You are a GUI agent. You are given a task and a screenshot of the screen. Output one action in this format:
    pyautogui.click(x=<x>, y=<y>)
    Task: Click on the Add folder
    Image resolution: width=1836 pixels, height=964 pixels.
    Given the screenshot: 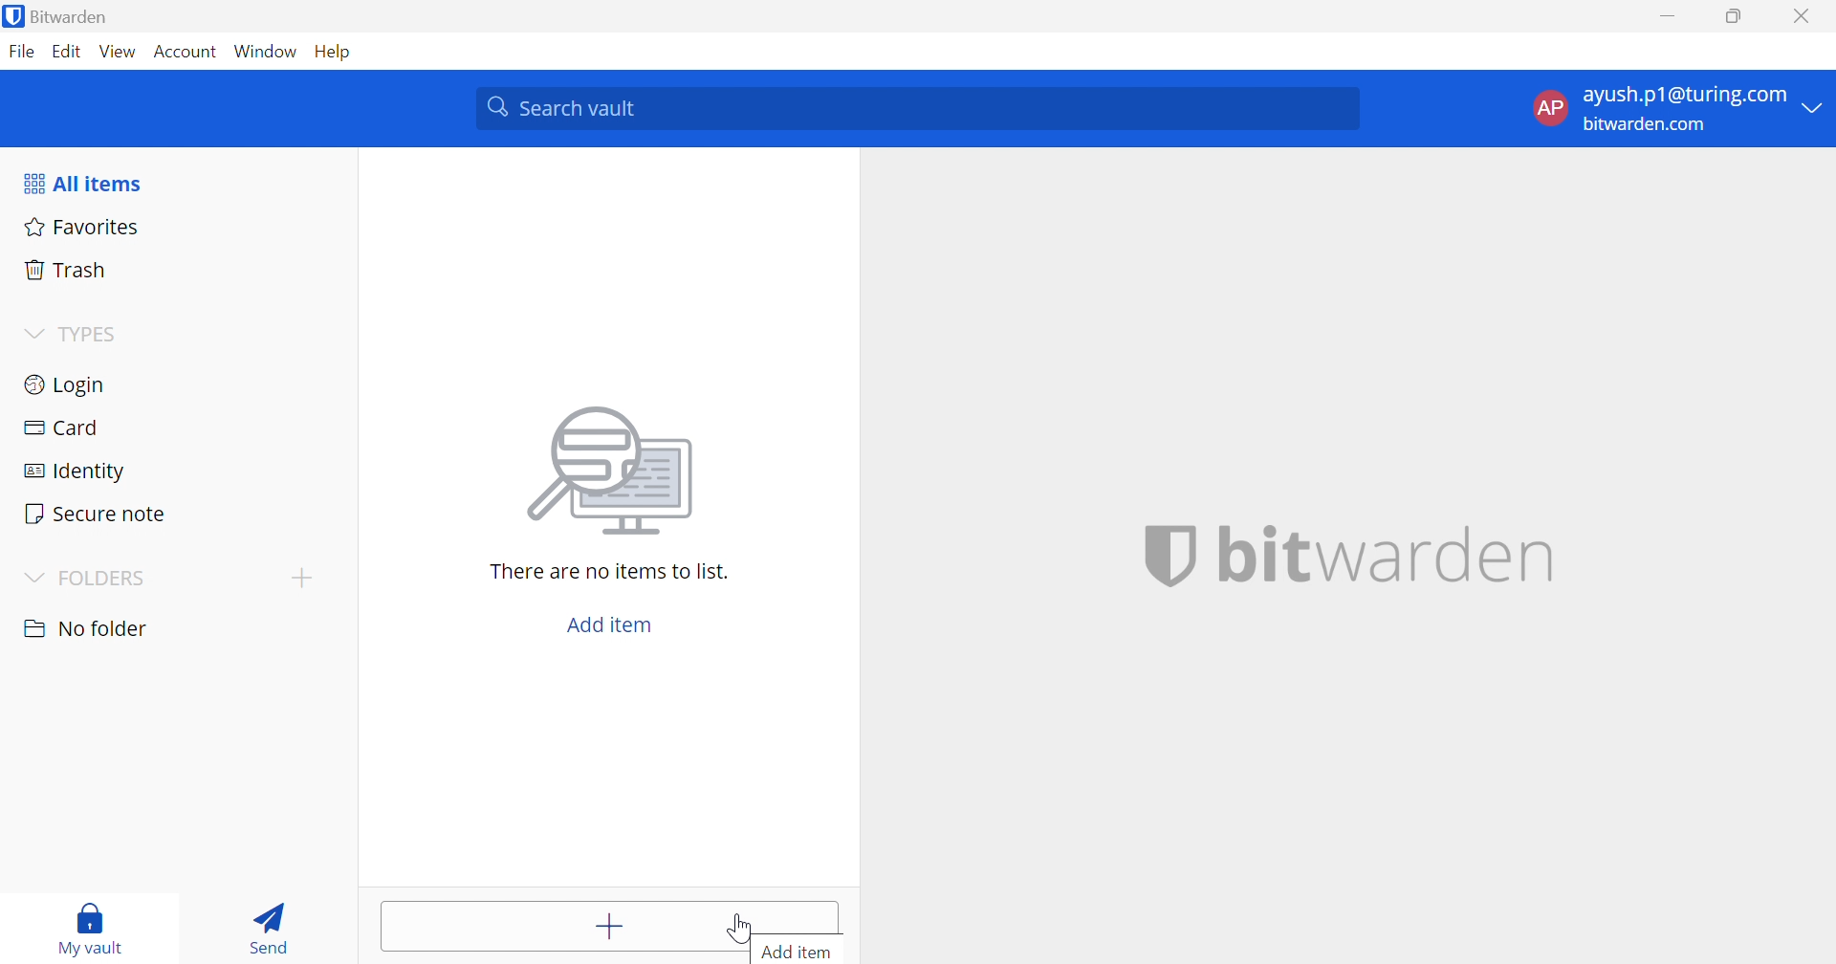 What is the action you would take?
    pyautogui.click(x=307, y=577)
    